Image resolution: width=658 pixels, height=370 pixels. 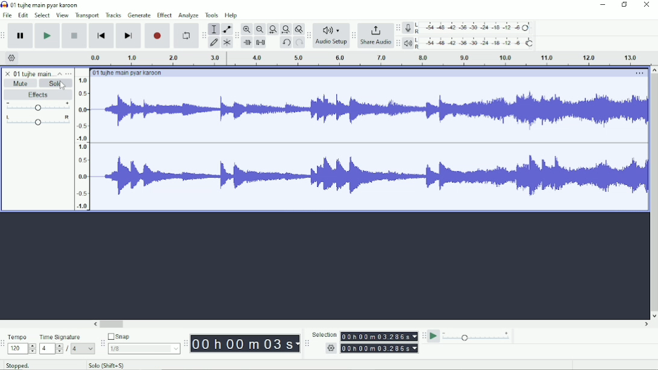 What do you see at coordinates (226, 30) in the screenshot?
I see `Envelope tool` at bounding box center [226, 30].